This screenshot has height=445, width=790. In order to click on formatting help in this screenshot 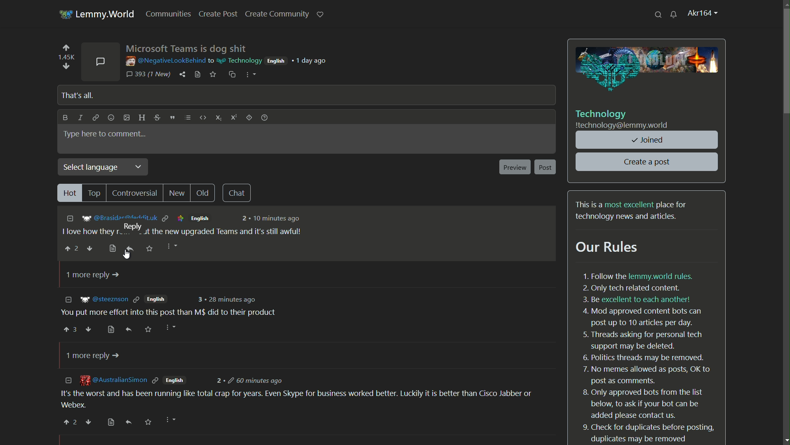, I will do `click(264, 119)`.